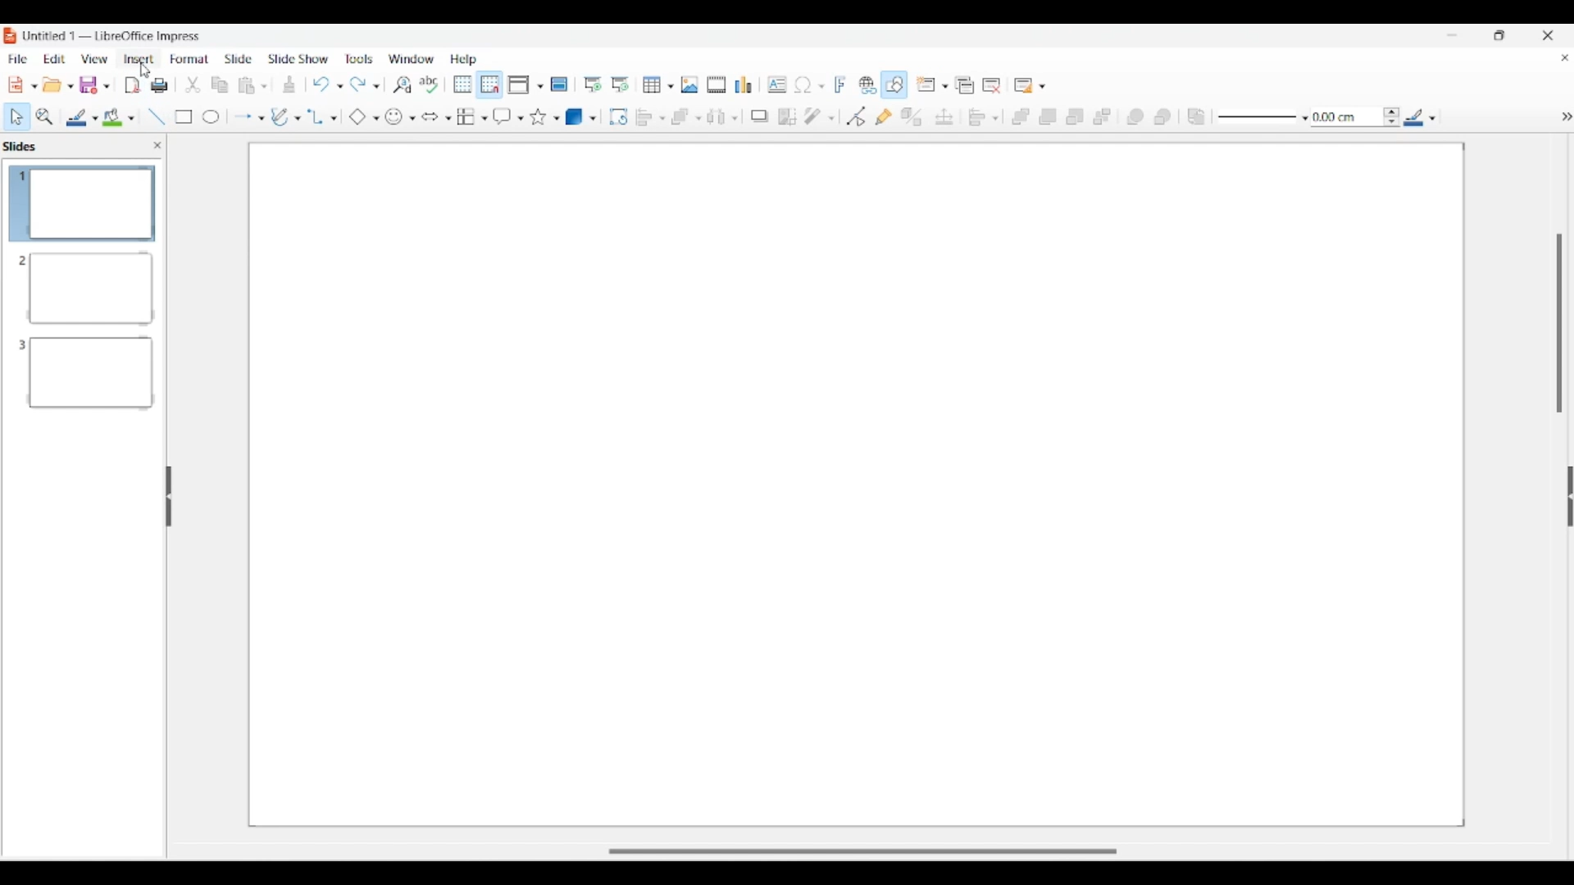 Image resolution: width=1574 pixels, height=885 pixels. Describe the element at coordinates (932, 84) in the screenshot. I see `New slide options` at that location.